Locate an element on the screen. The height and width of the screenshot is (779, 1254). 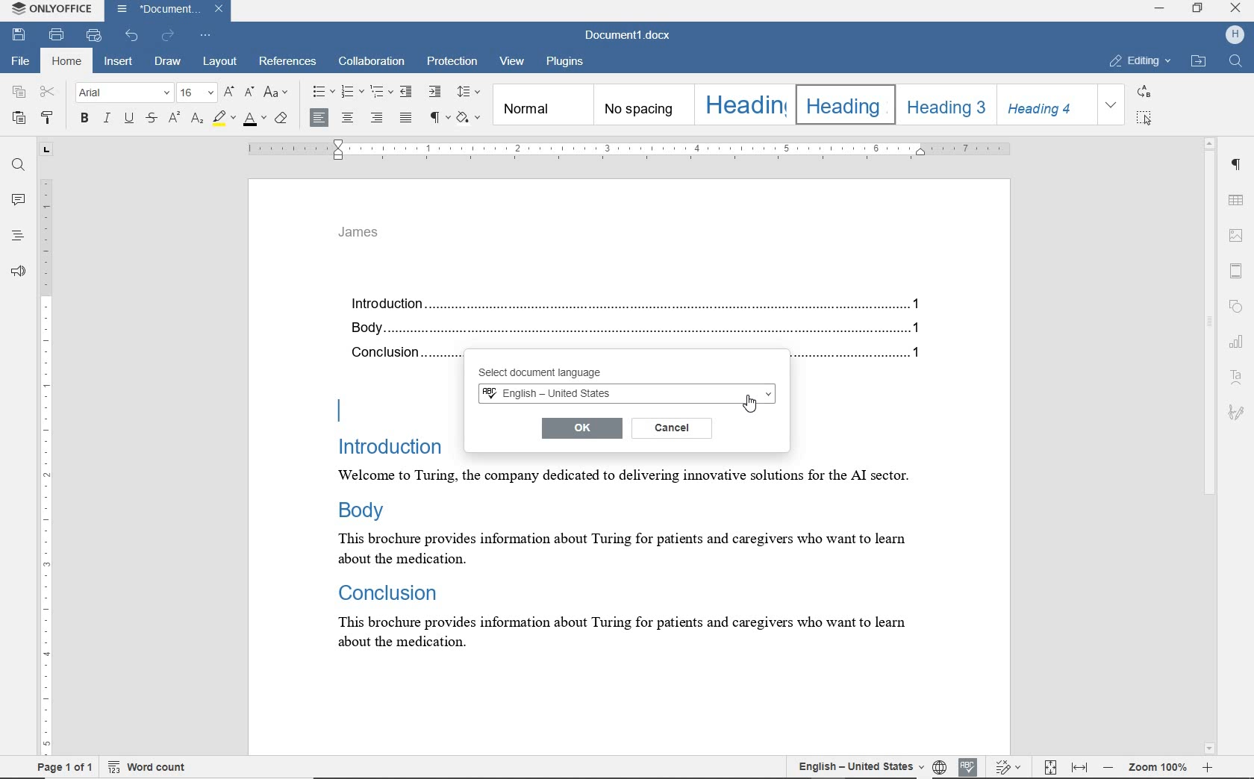
Welcome to Turing, the company dedicated to delivering innovative solutions for the Al sector. is located at coordinates (611, 477).